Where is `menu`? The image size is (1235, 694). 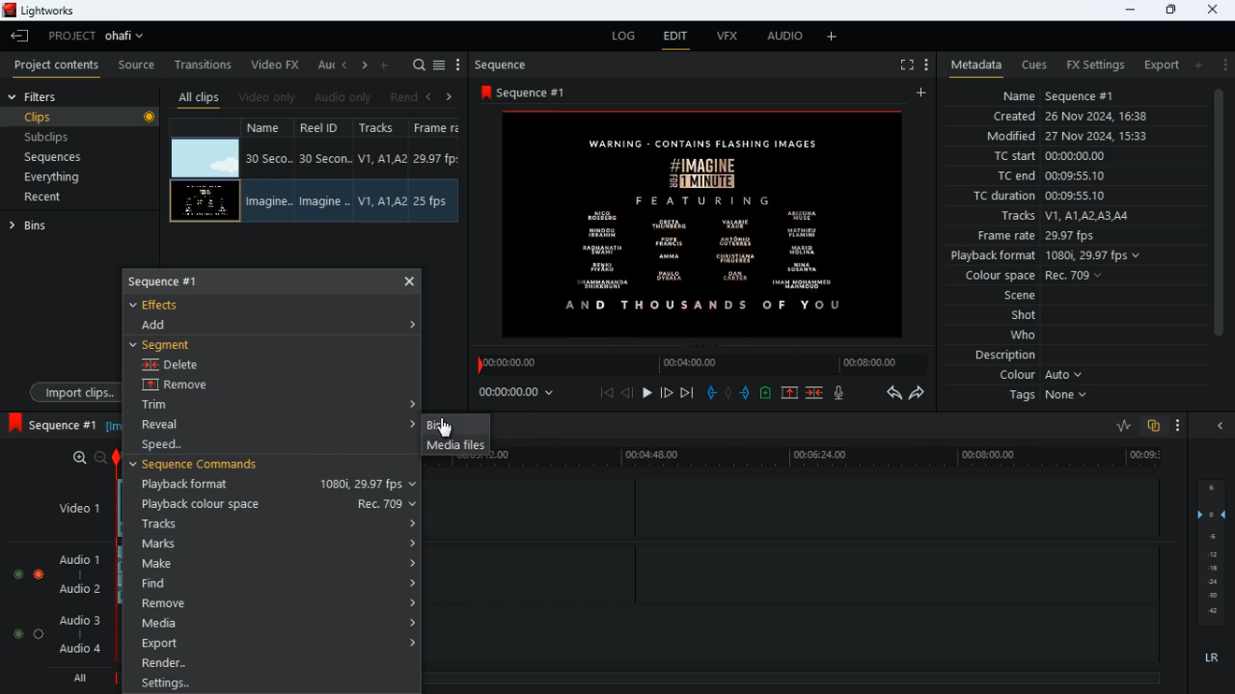 menu is located at coordinates (441, 63).